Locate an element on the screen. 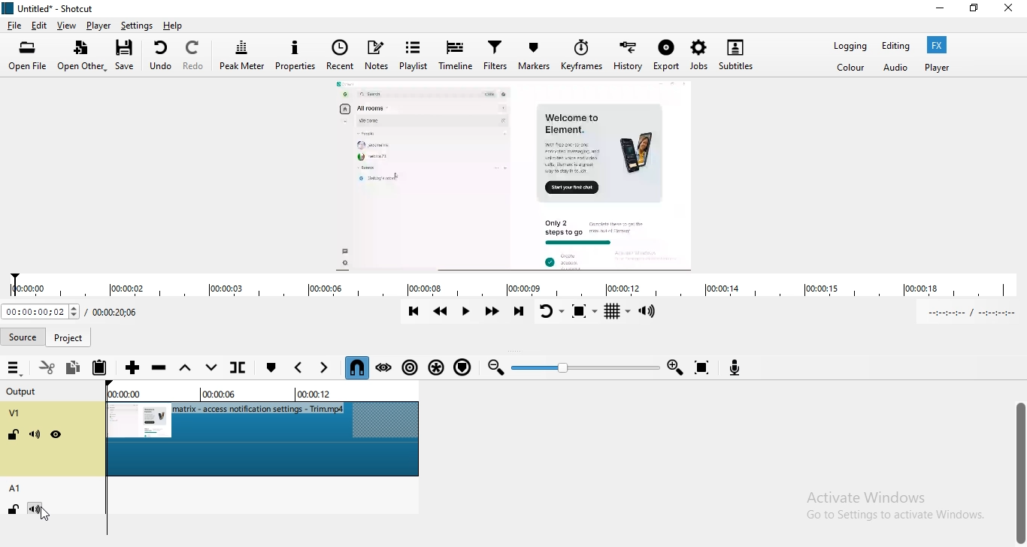 The height and width of the screenshot is (547, 1027). Minimise is located at coordinates (940, 8).